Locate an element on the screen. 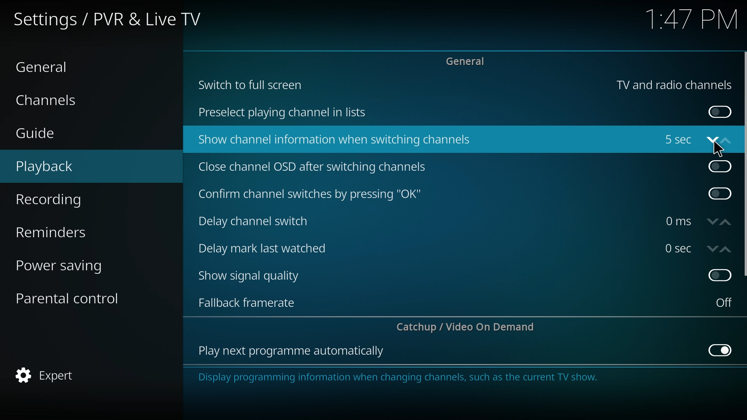 Image resolution: width=747 pixels, height=420 pixels. expert is located at coordinates (70, 376).